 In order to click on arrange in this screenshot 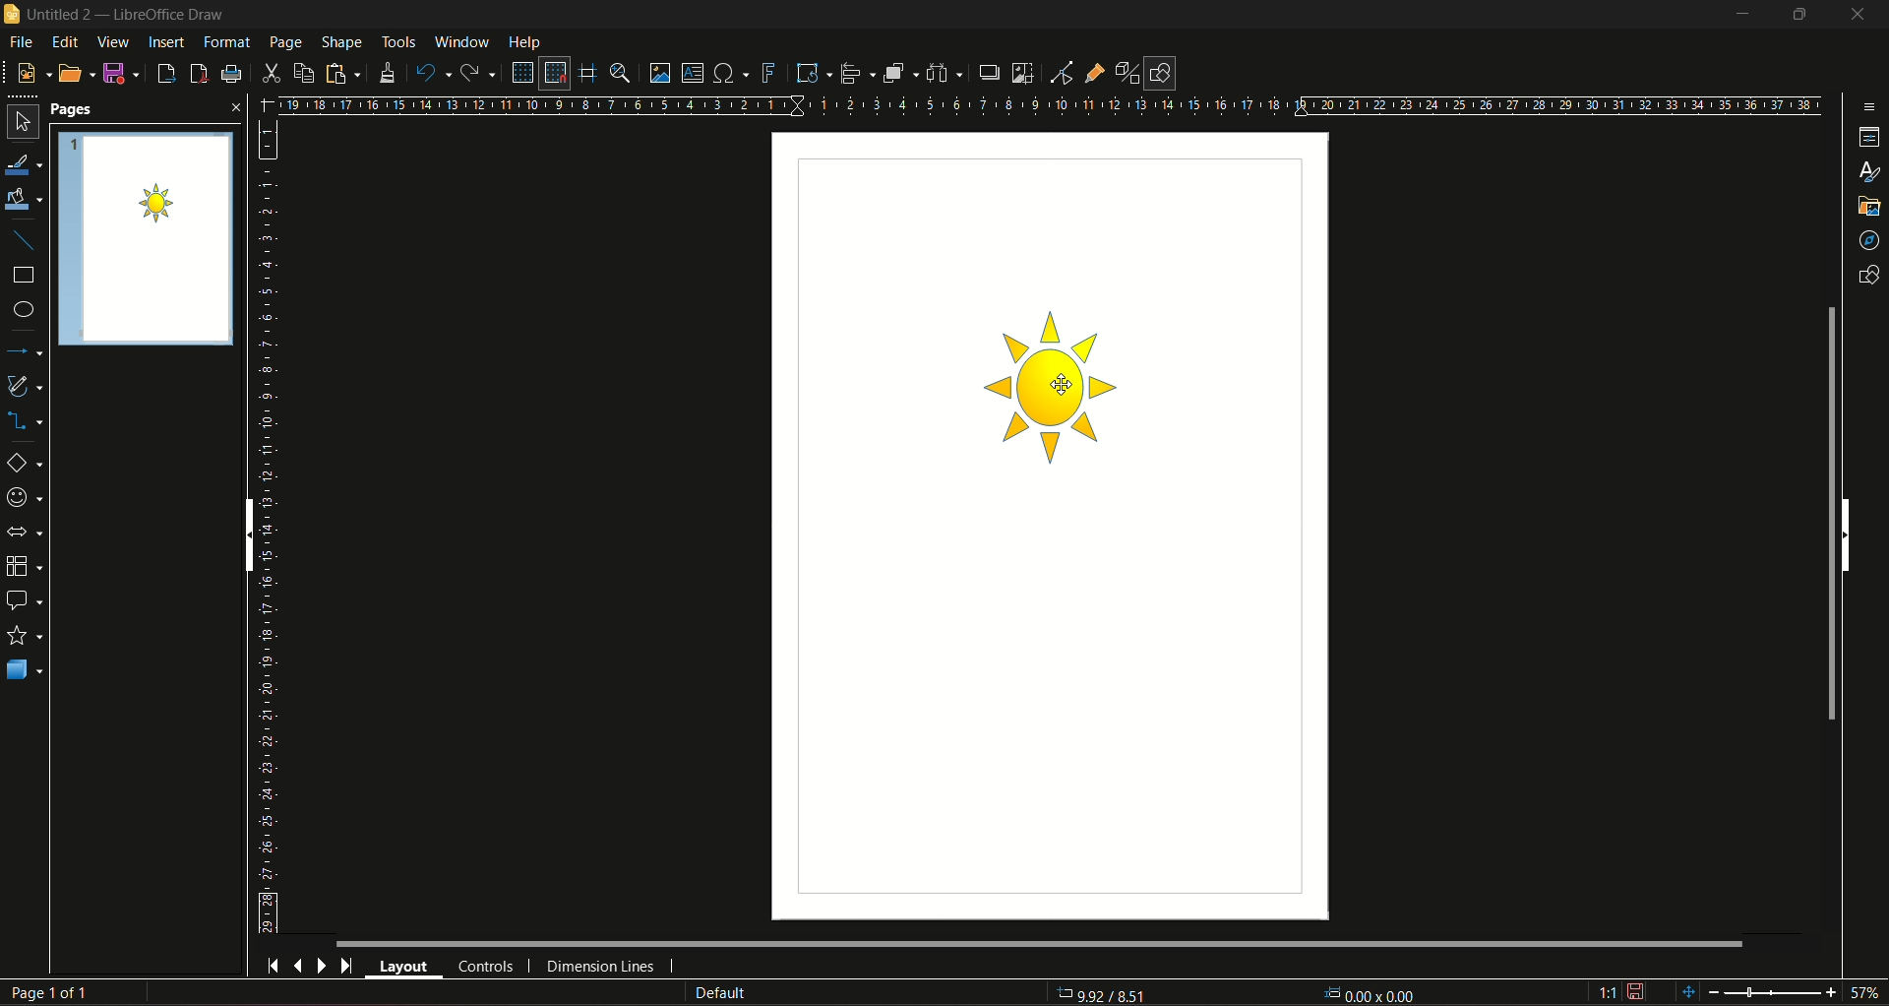, I will do `click(901, 72)`.